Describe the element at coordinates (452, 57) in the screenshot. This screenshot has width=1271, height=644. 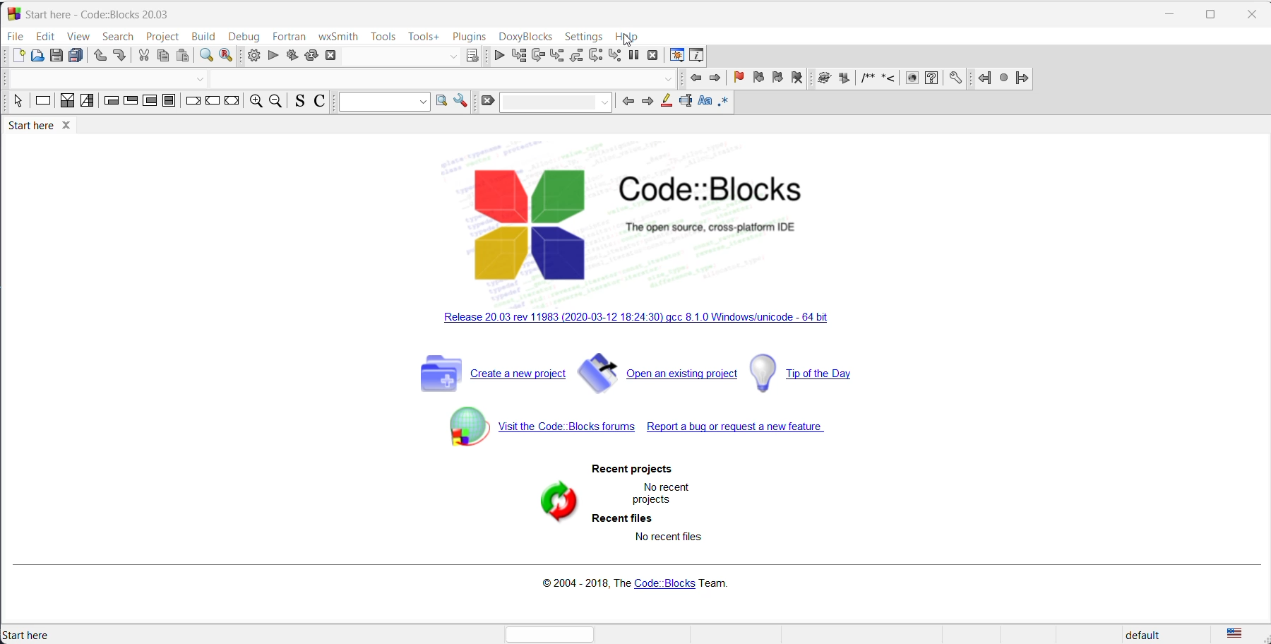
I see `dropdown button` at that location.